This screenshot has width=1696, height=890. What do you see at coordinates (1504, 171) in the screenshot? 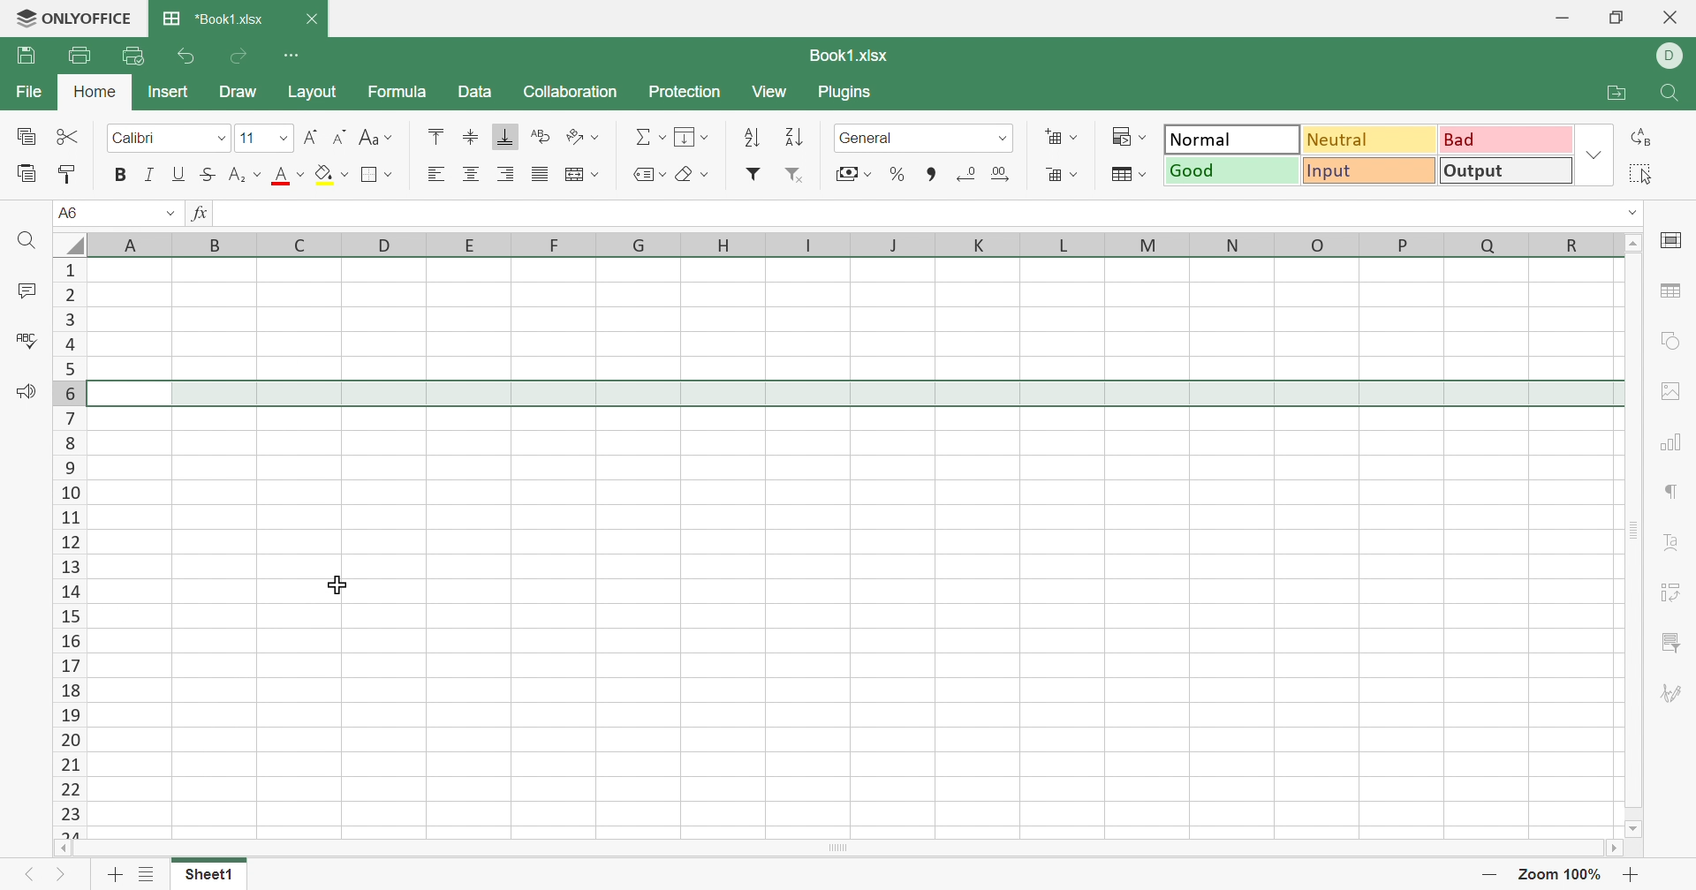
I see `Output` at bounding box center [1504, 171].